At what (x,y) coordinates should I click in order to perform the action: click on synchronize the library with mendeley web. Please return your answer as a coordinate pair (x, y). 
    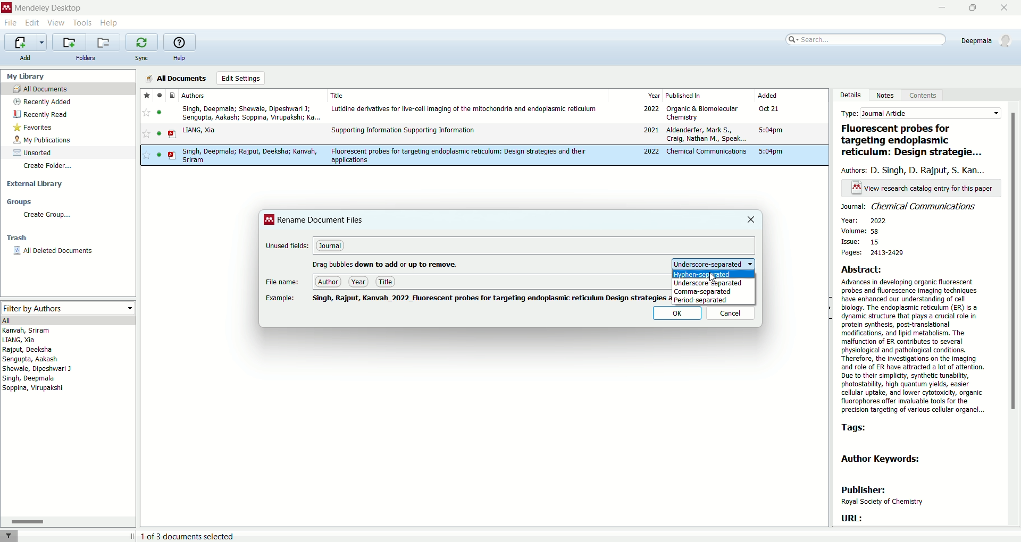
    Looking at the image, I should click on (142, 42).